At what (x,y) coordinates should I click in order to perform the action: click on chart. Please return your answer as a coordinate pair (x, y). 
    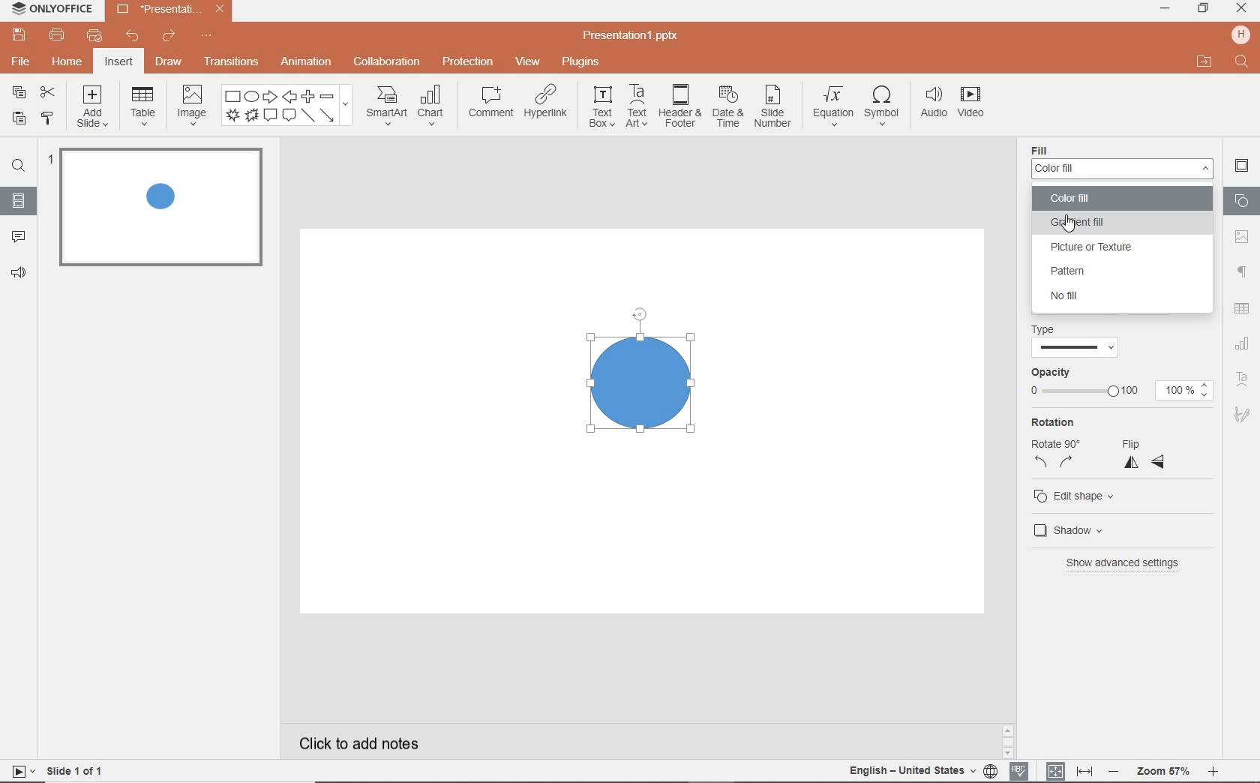
    Looking at the image, I should click on (432, 106).